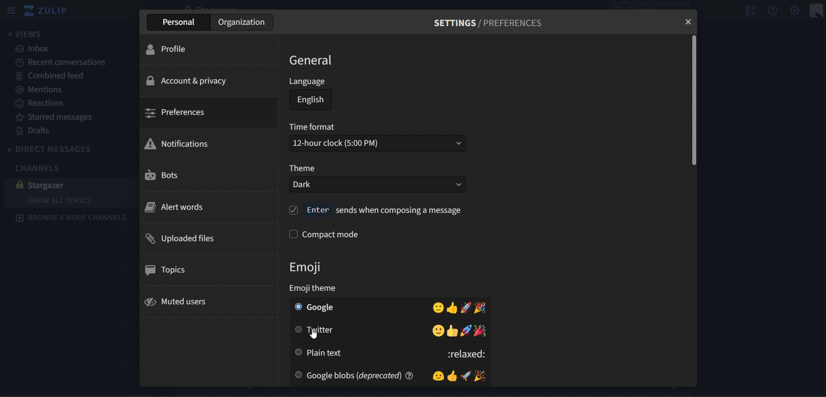  I want to click on show all topics, so click(62, 200).